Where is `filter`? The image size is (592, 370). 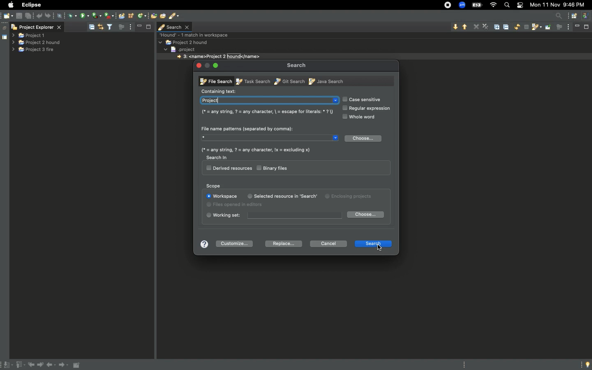 filter is located at coordinates (110, 27).